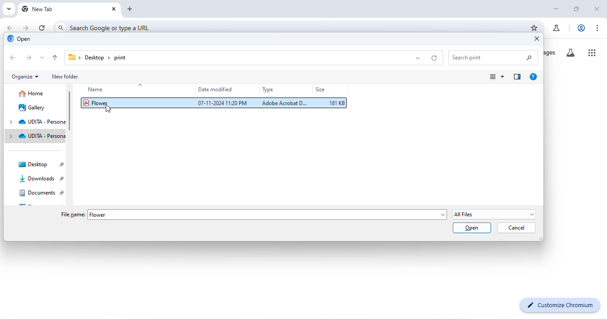 The width and height of the screenshot is (607, 320). What do you see at coordinates (56, 58) in the screenshot?
I see `up to previous folder` at bounding box center [56, 58].